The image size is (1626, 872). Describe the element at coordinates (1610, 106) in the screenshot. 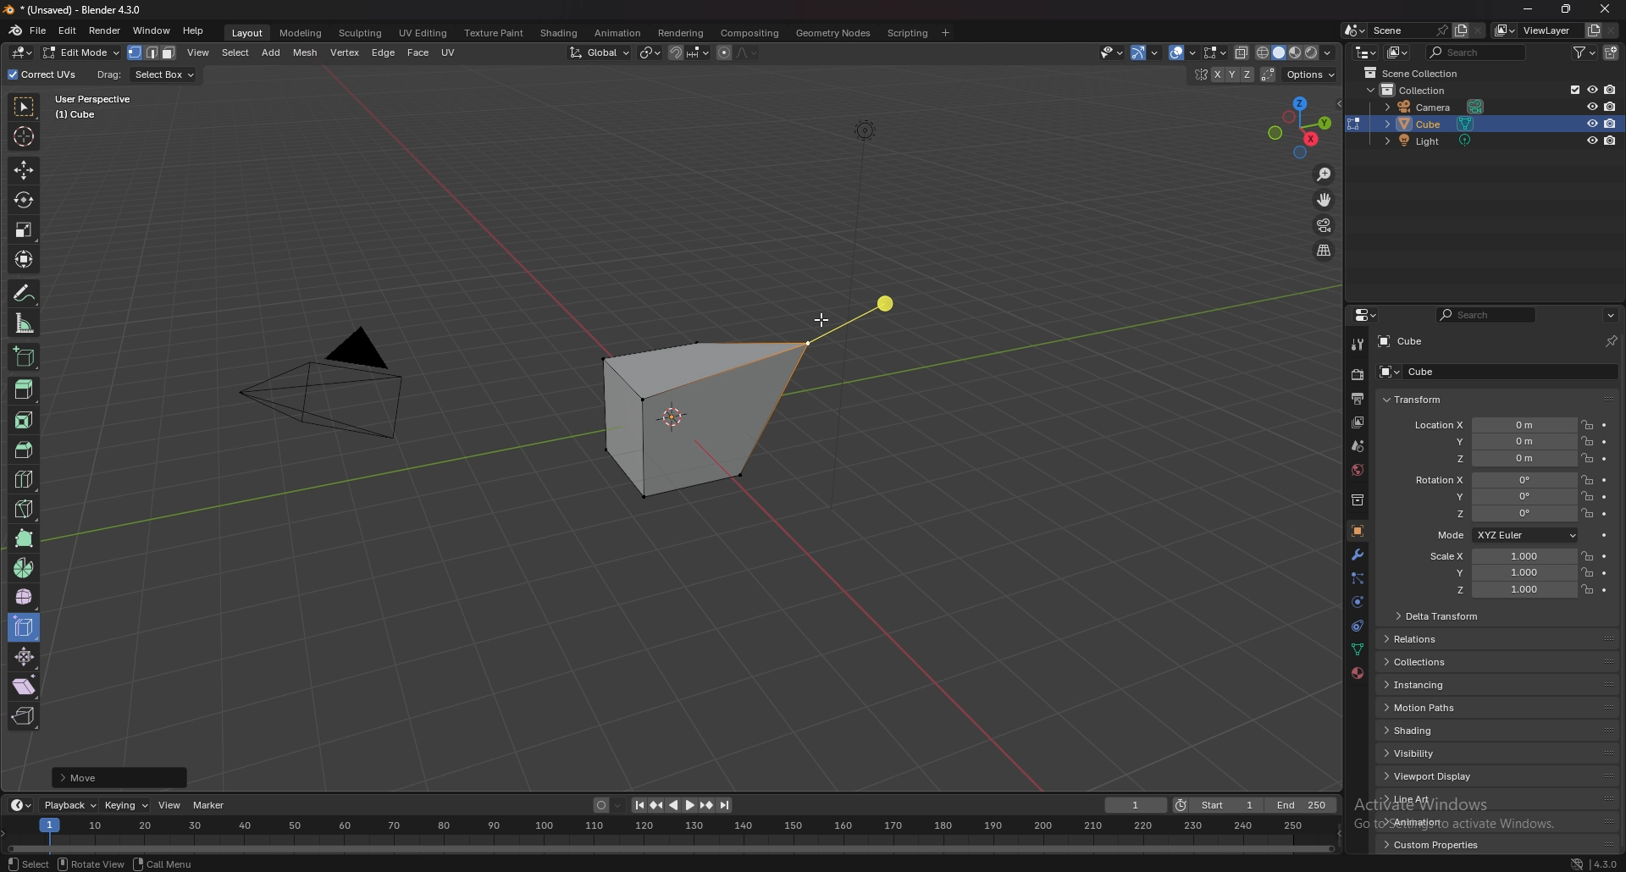

I see `disable in render` at that location.